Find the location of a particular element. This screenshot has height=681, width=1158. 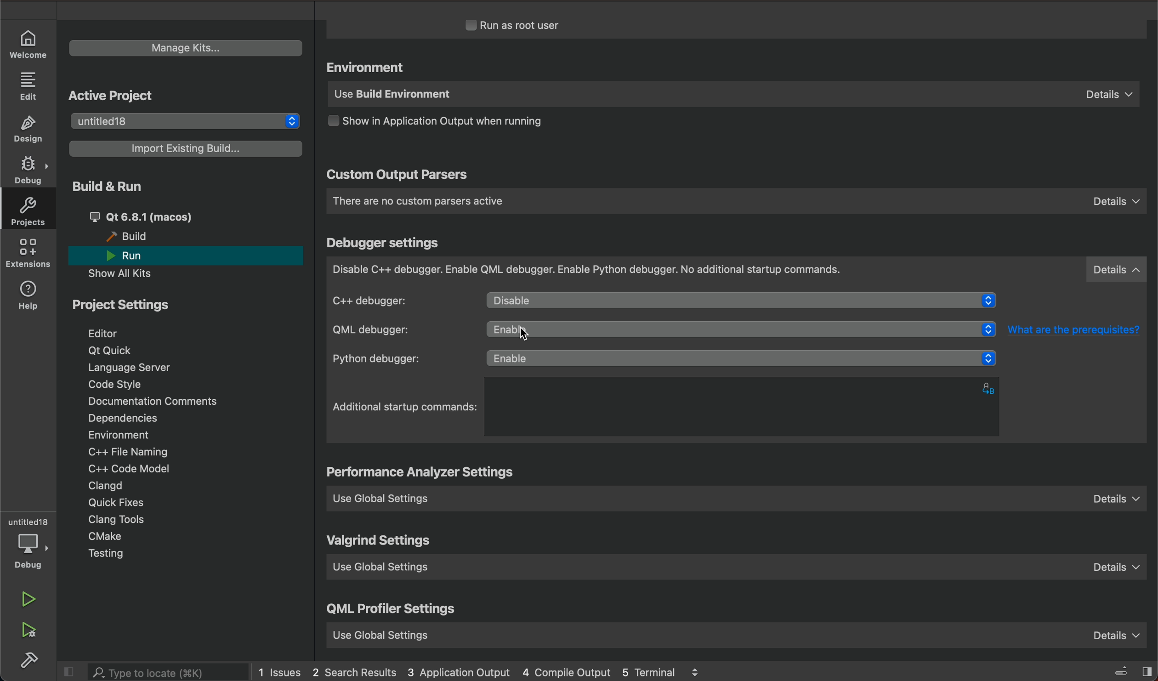

startup  is located at coordinates (406, 407).